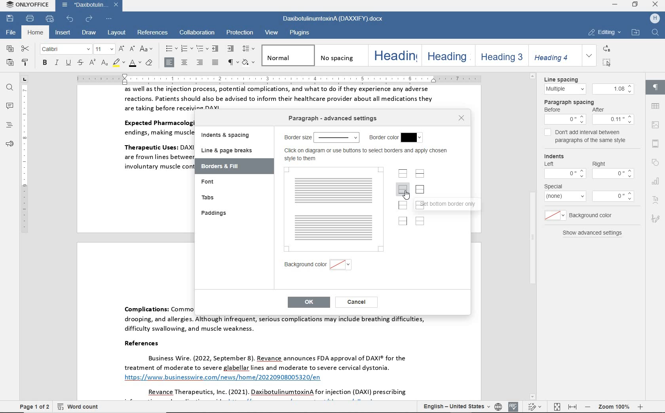  I want to click on bottom border only, so click(455, 204).